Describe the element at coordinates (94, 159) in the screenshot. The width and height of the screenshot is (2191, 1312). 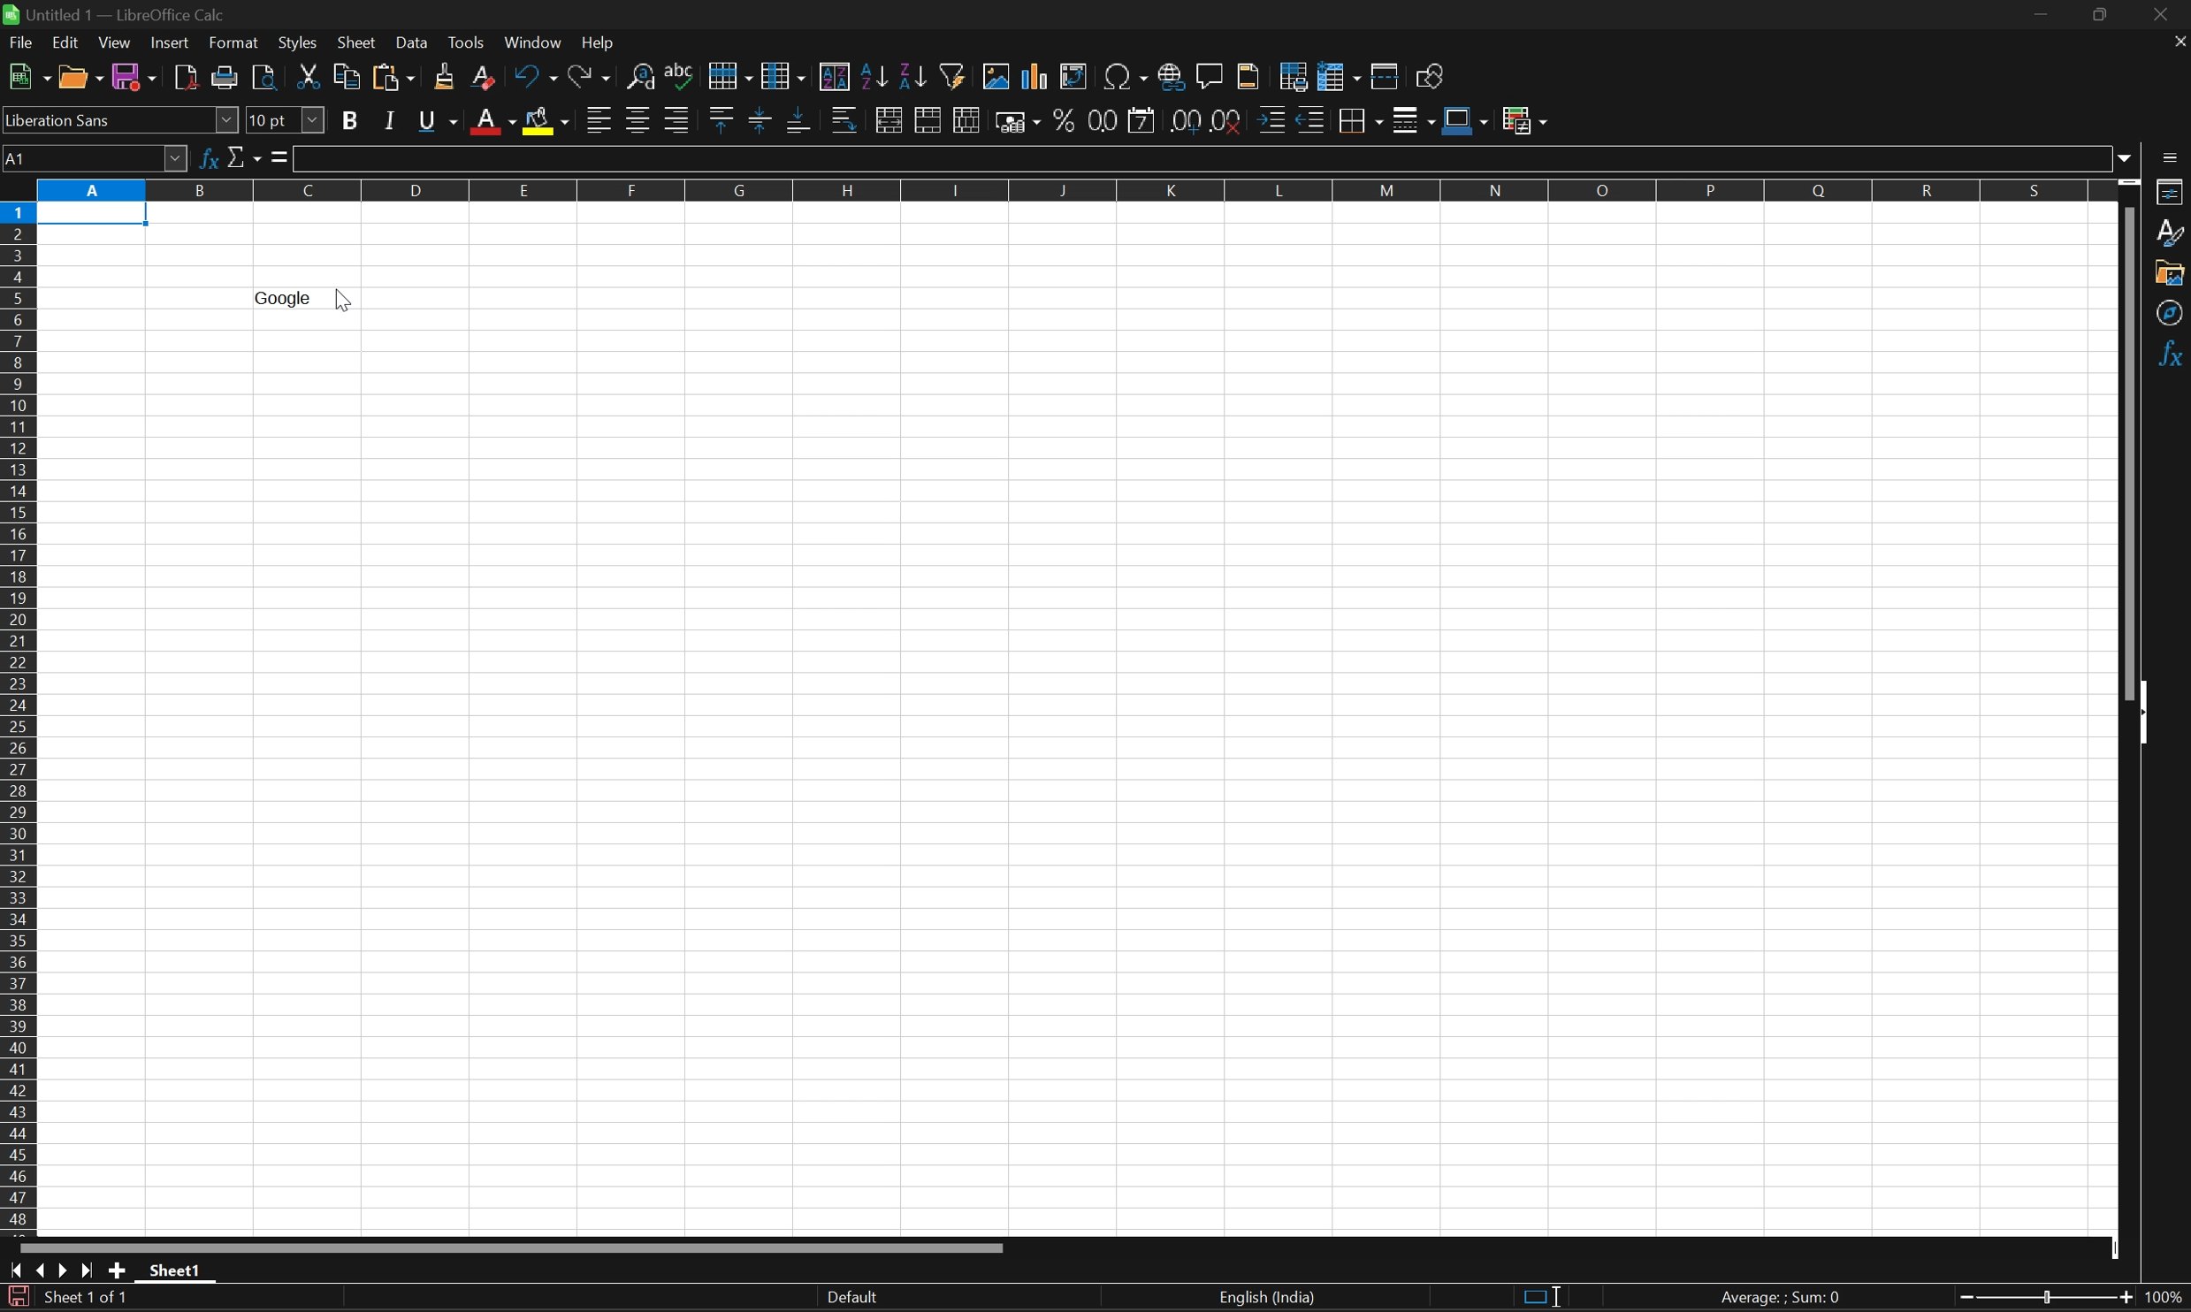
I see `Name box` at that location.